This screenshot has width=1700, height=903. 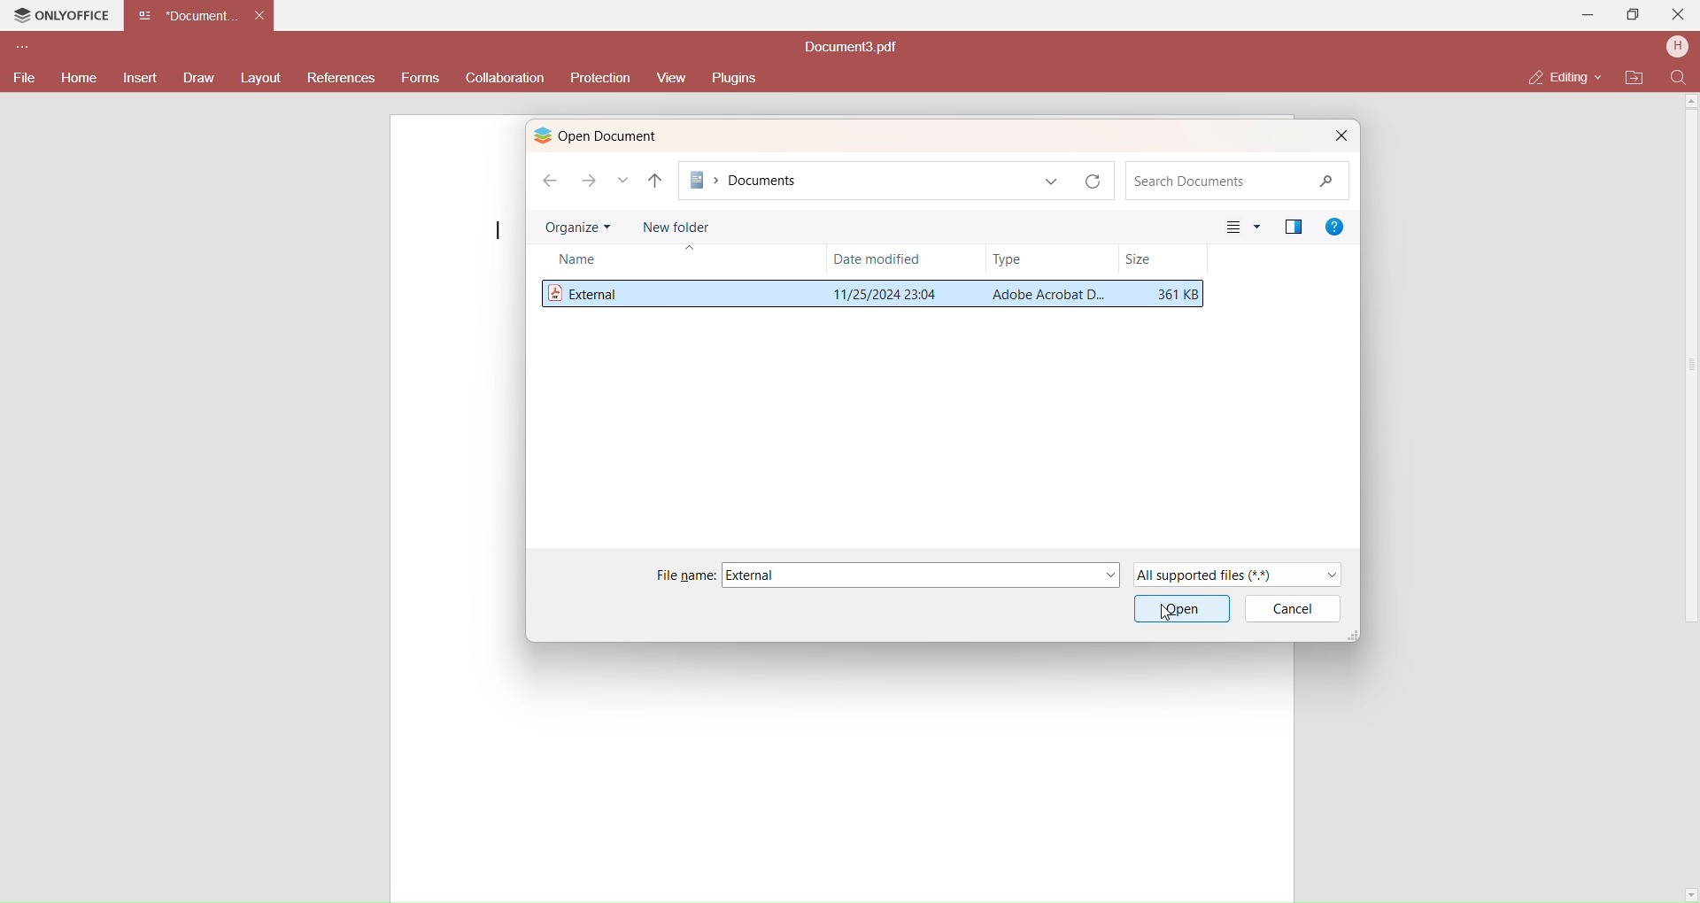 I want to click on Editing, so click(x=1557, y=76).